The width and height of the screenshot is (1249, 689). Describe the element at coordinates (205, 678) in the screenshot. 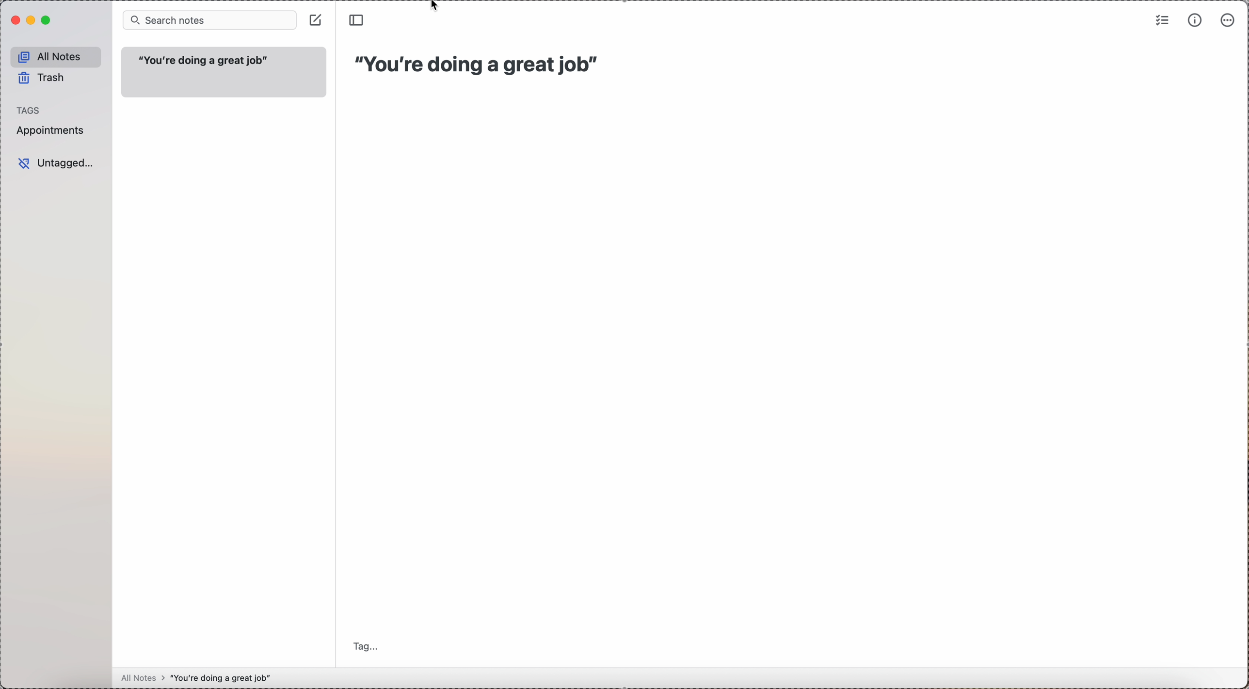

I see `all notes > "You're doing a great job"` at that location.